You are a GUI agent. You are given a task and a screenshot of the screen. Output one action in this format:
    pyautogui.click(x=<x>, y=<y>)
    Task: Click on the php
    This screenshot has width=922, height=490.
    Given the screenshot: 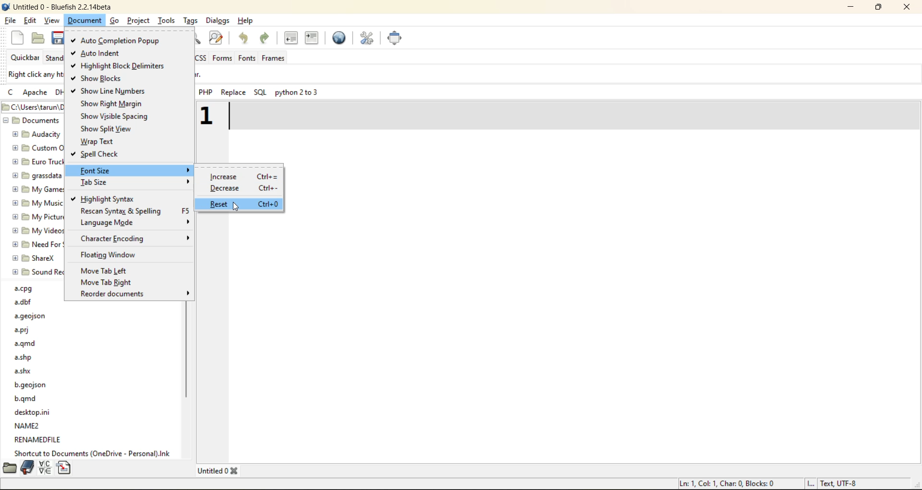 What is the action you would take?
    pyautogui.click(x=207, y=91)
    